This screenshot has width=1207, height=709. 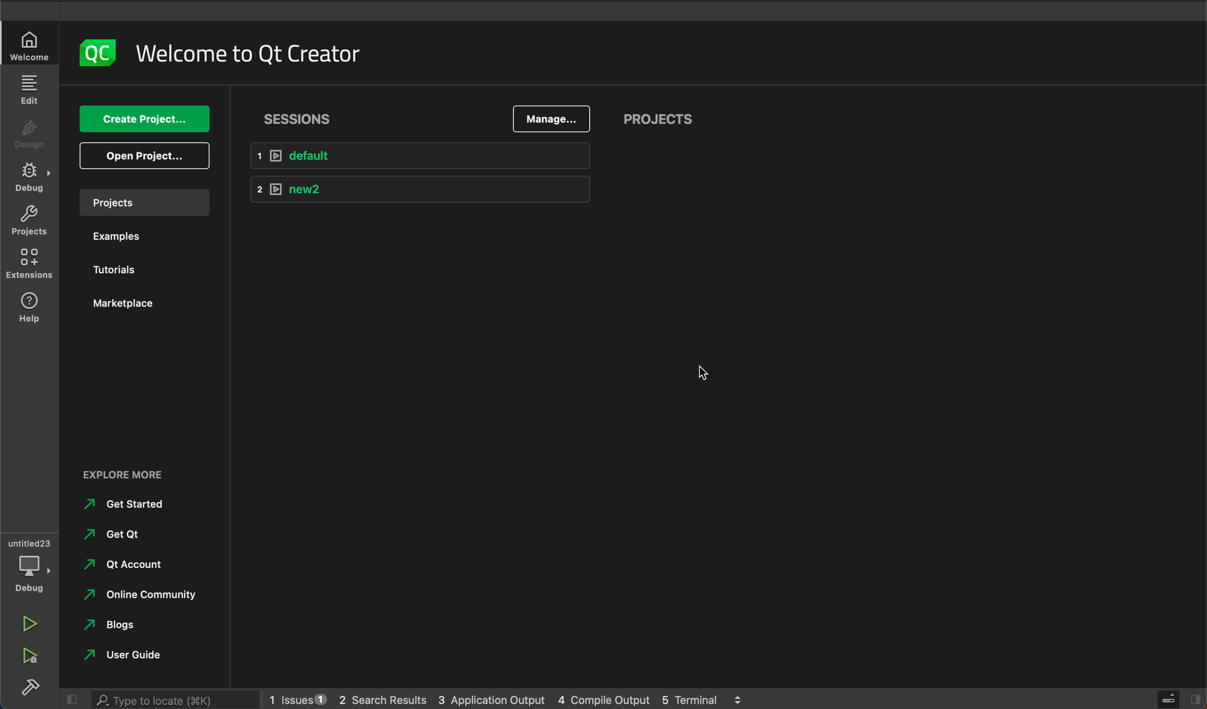 I want to click on logo, so click(x=91, y=53).